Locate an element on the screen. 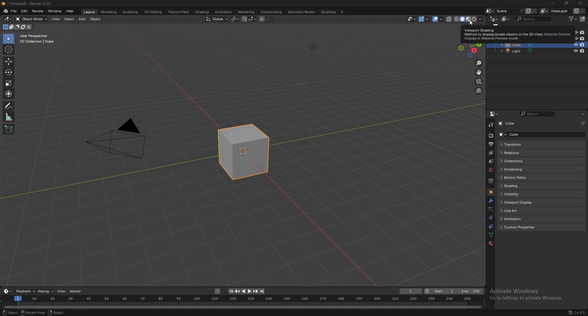  jump to next keyframe is located at coordinates (255, 291).